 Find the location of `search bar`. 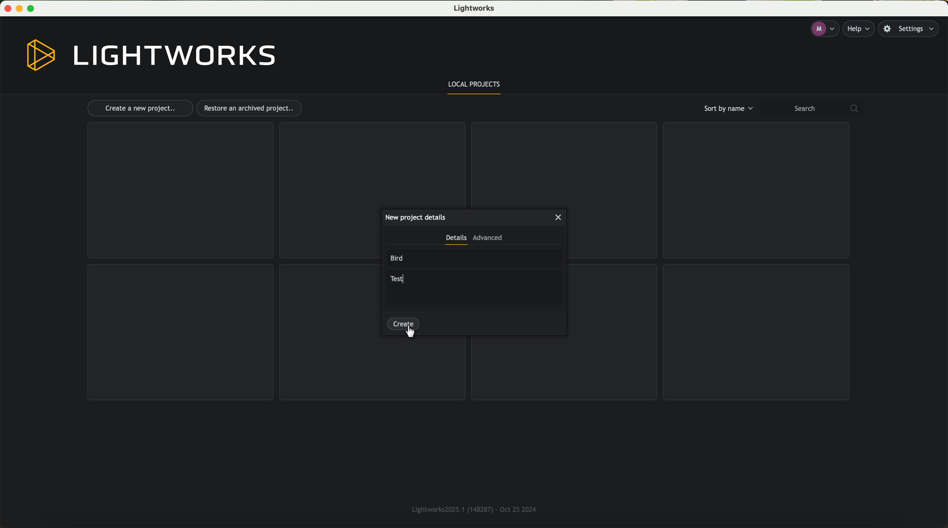

search bar is located at coordinates (814, 109).